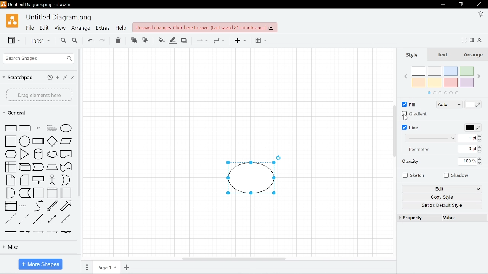  Describe the element at coordinates (441, 197) in the screenshot. I see `Copy style` at that location.